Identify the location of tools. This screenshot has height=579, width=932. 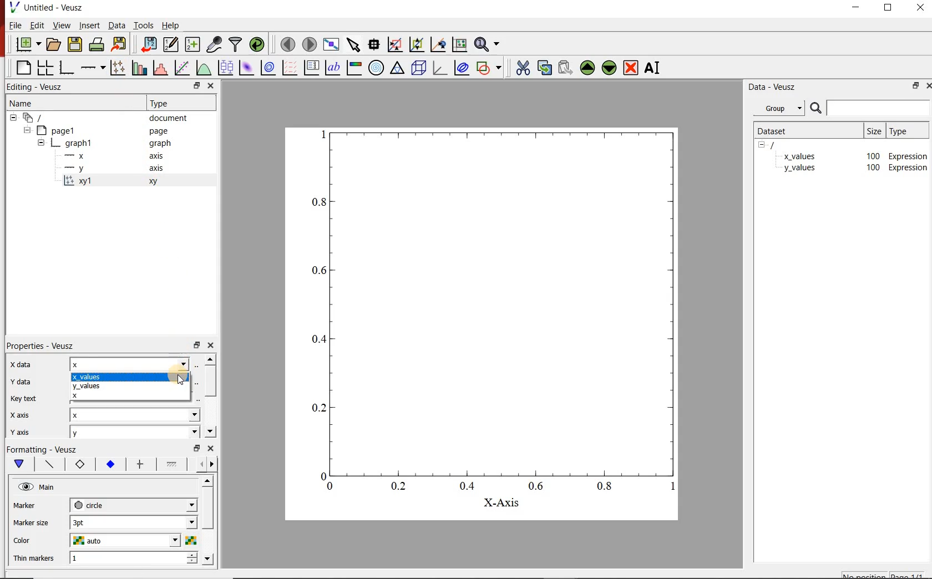
(145, 25).